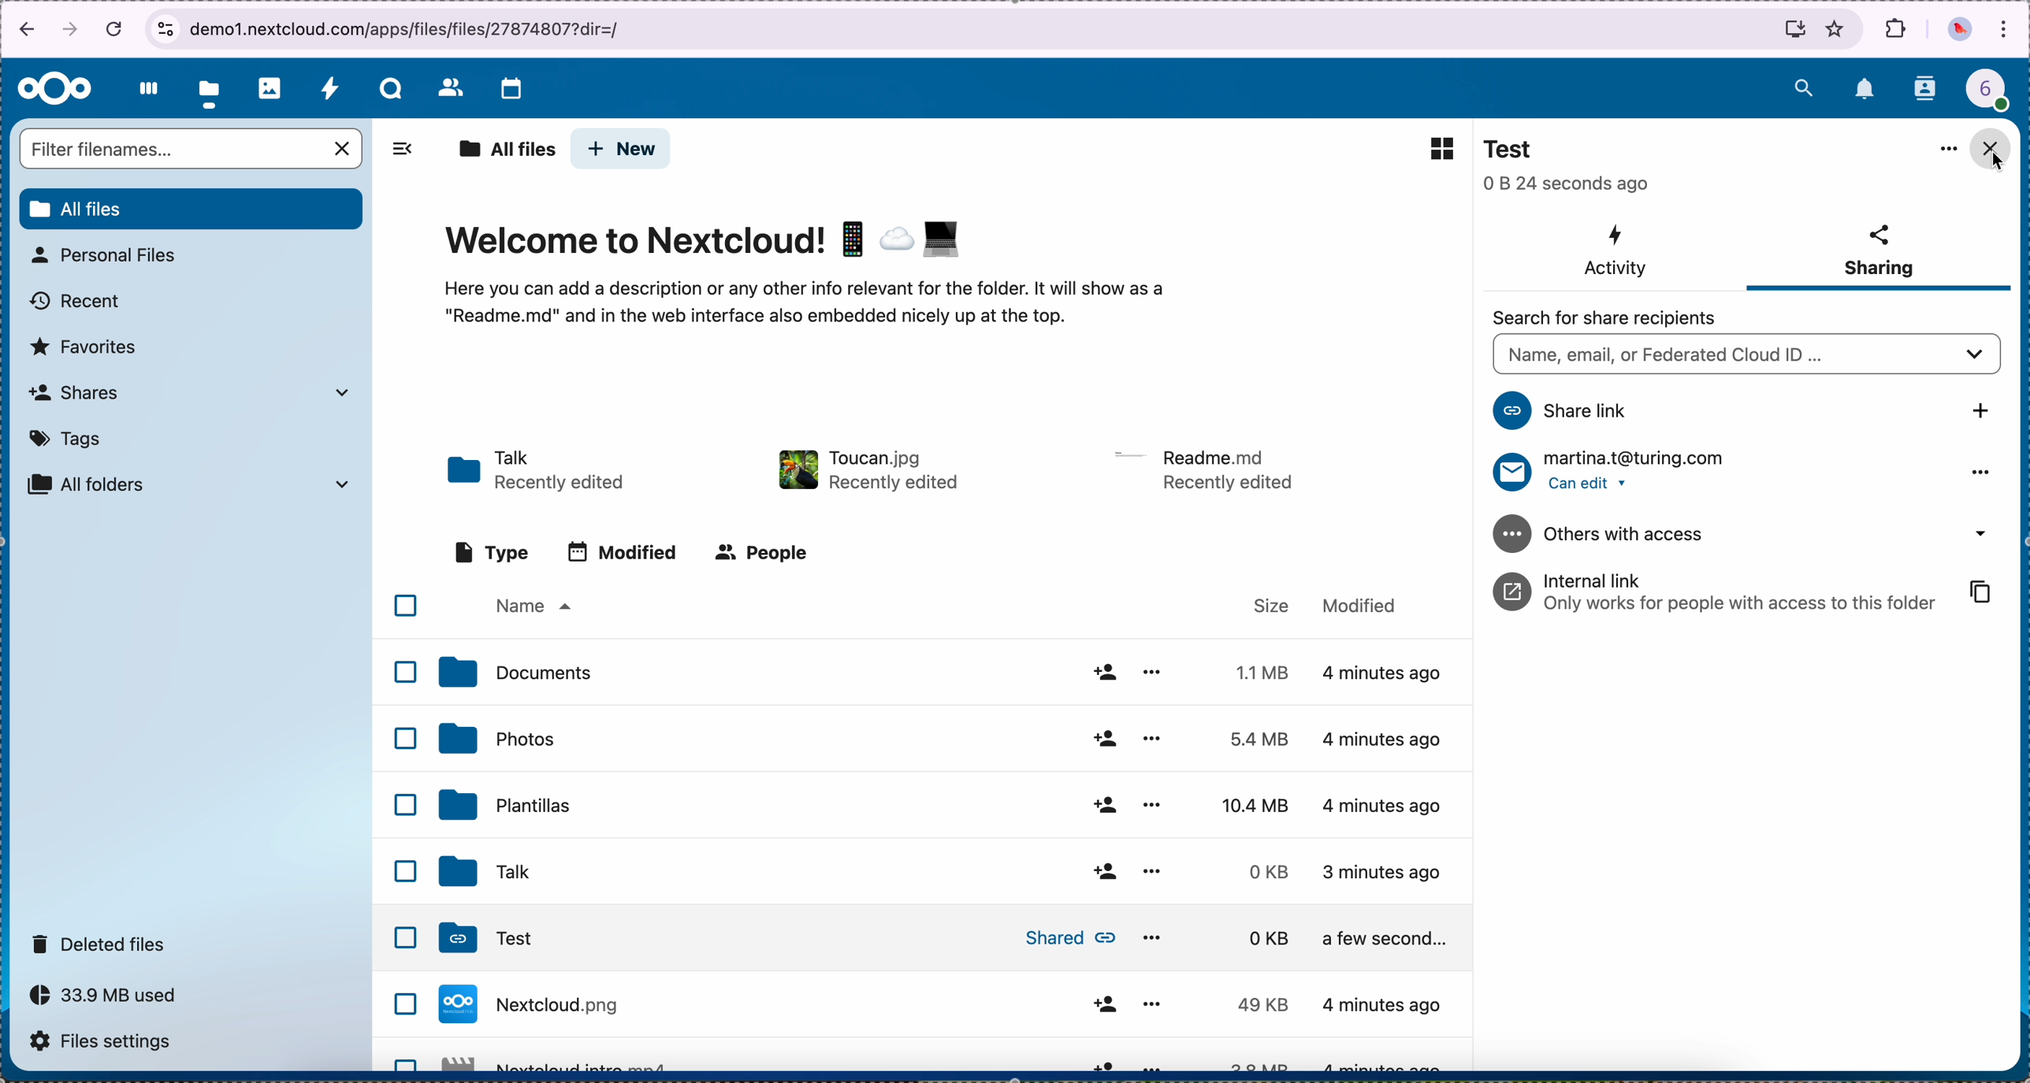  What do you see at coordinates (188, 391) in the screenshot?
I see `shares` at bounding box center [188, 391].